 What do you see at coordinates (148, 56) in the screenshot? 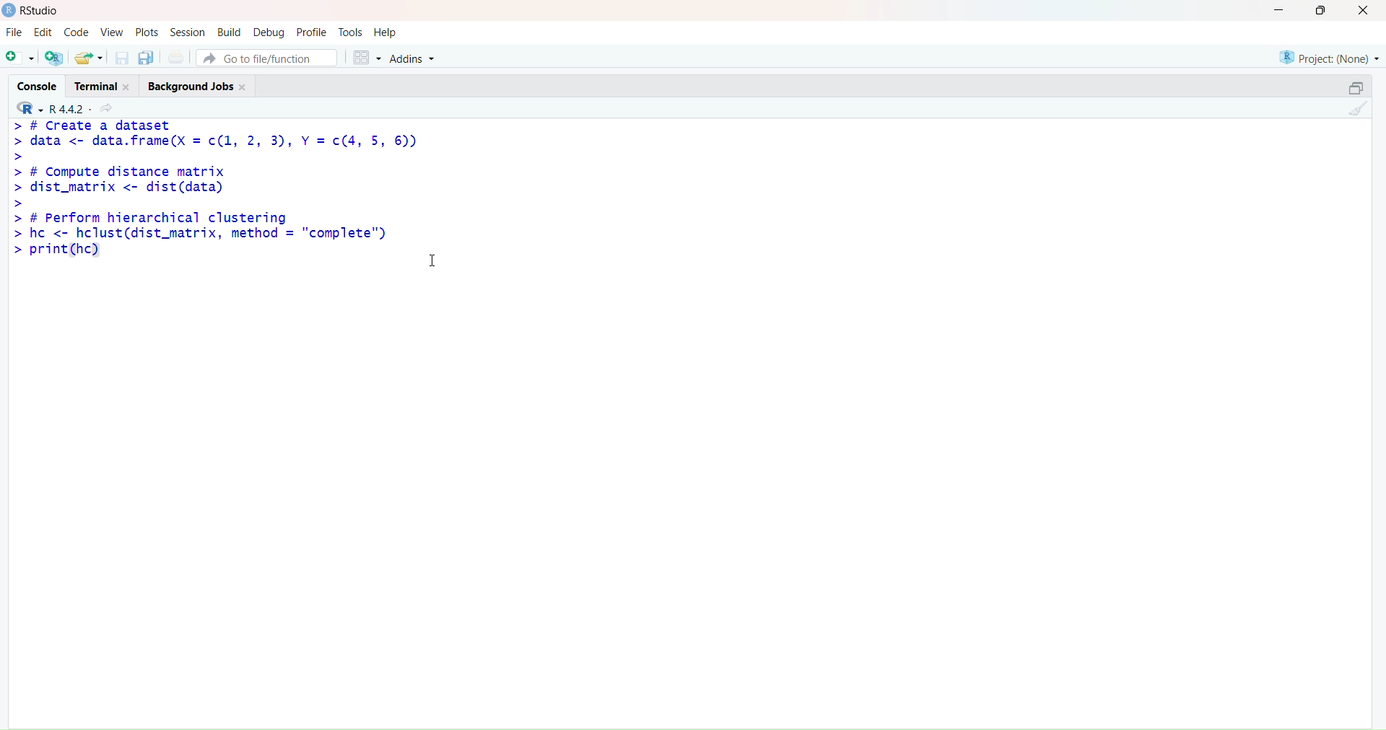
I see `Save all open documents (Ctrl + Alt + S)` at bounding box center [148, 56].